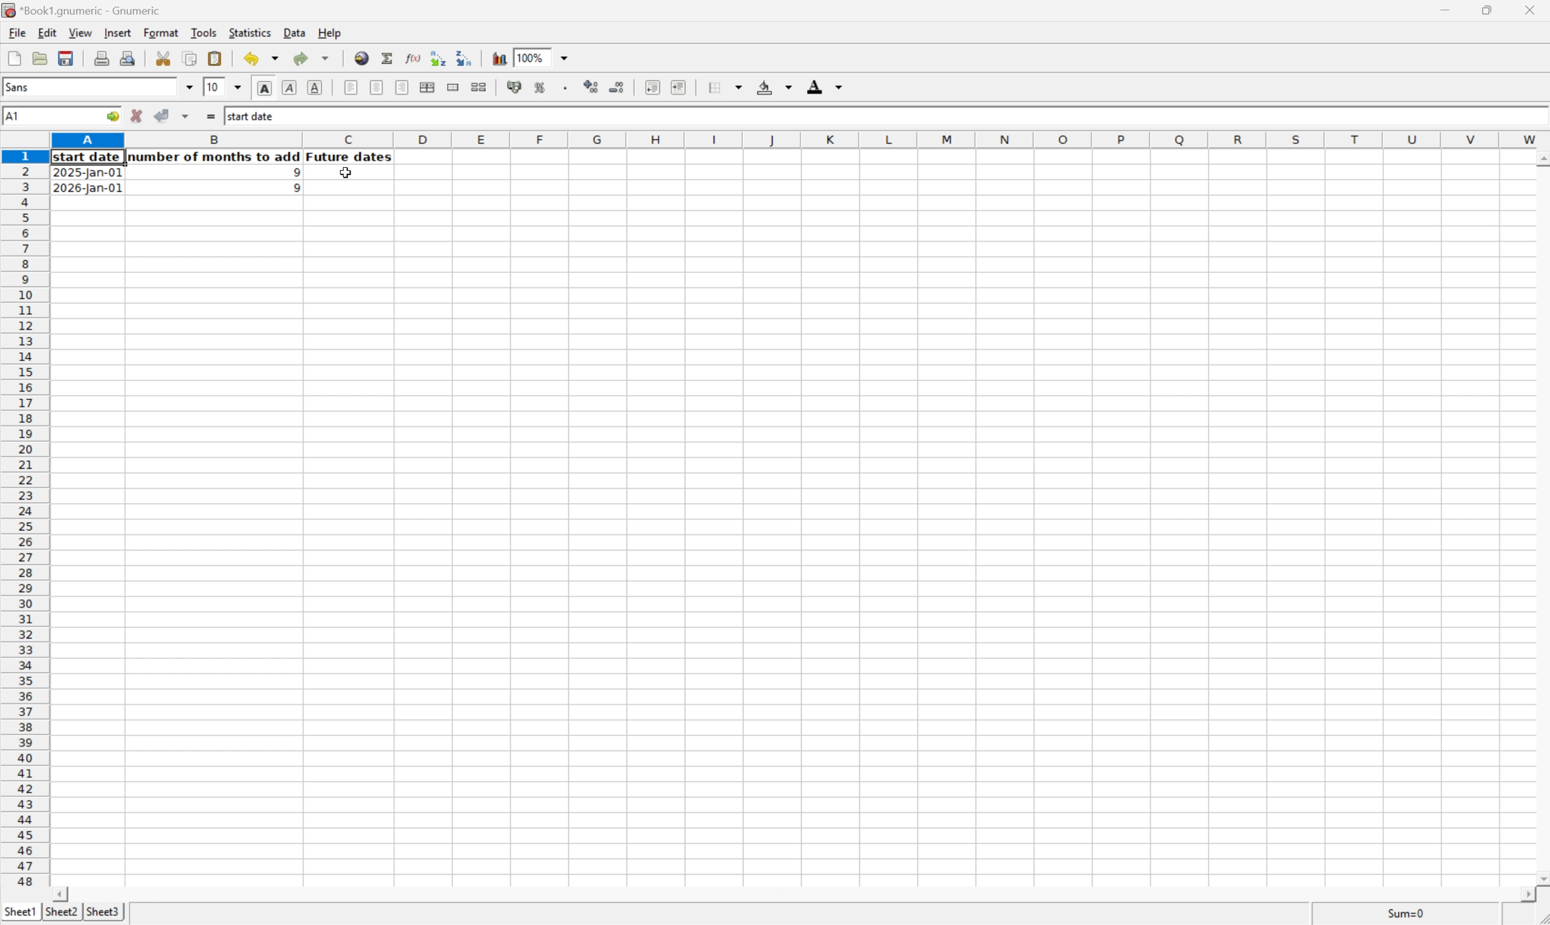  I want to click on Sheet3, so click(105, 913).